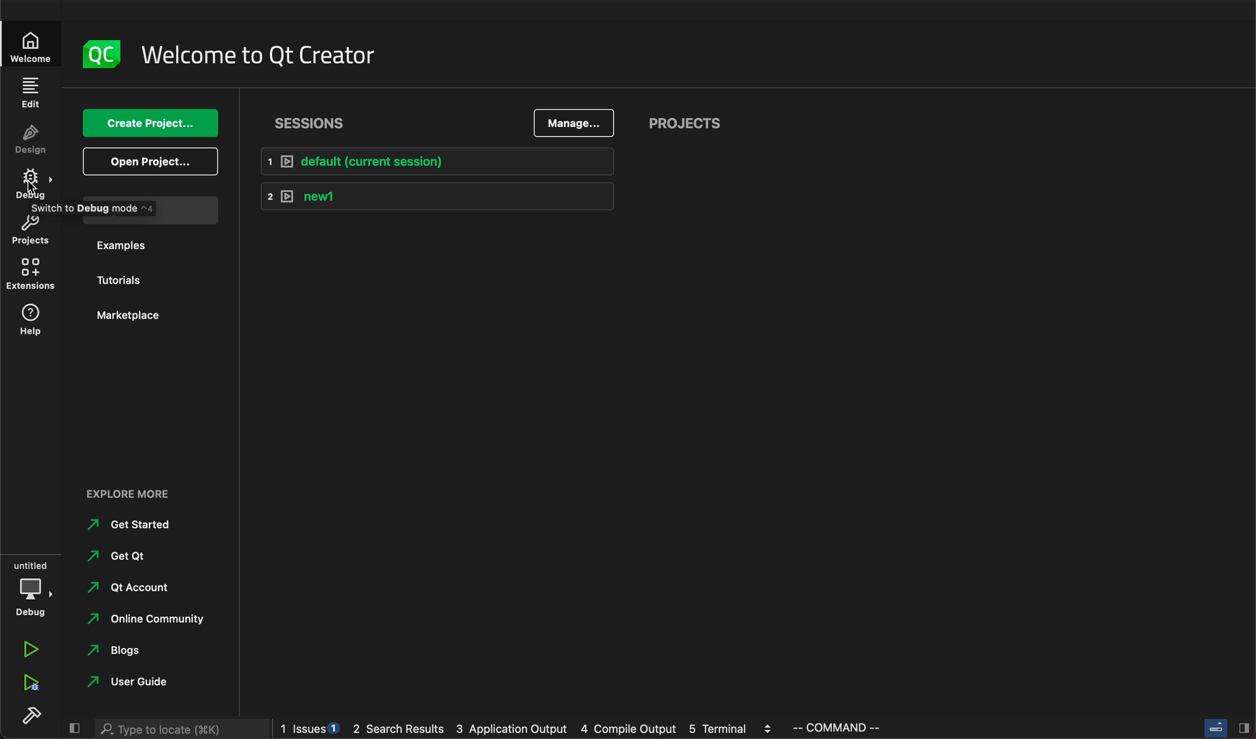 This screenshot has width=1256, height=739. Describe the element at coordinates (129, 315) in the screenshot. I see `marketplace` at that location.